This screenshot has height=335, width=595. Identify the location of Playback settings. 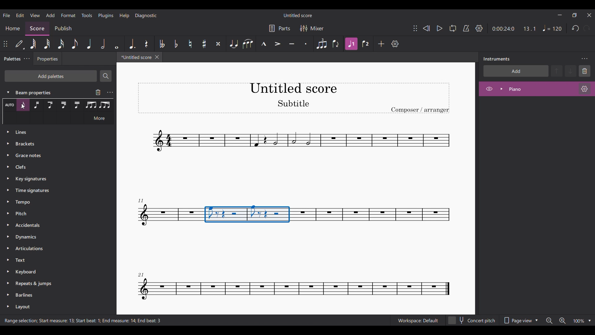
(479, 28).